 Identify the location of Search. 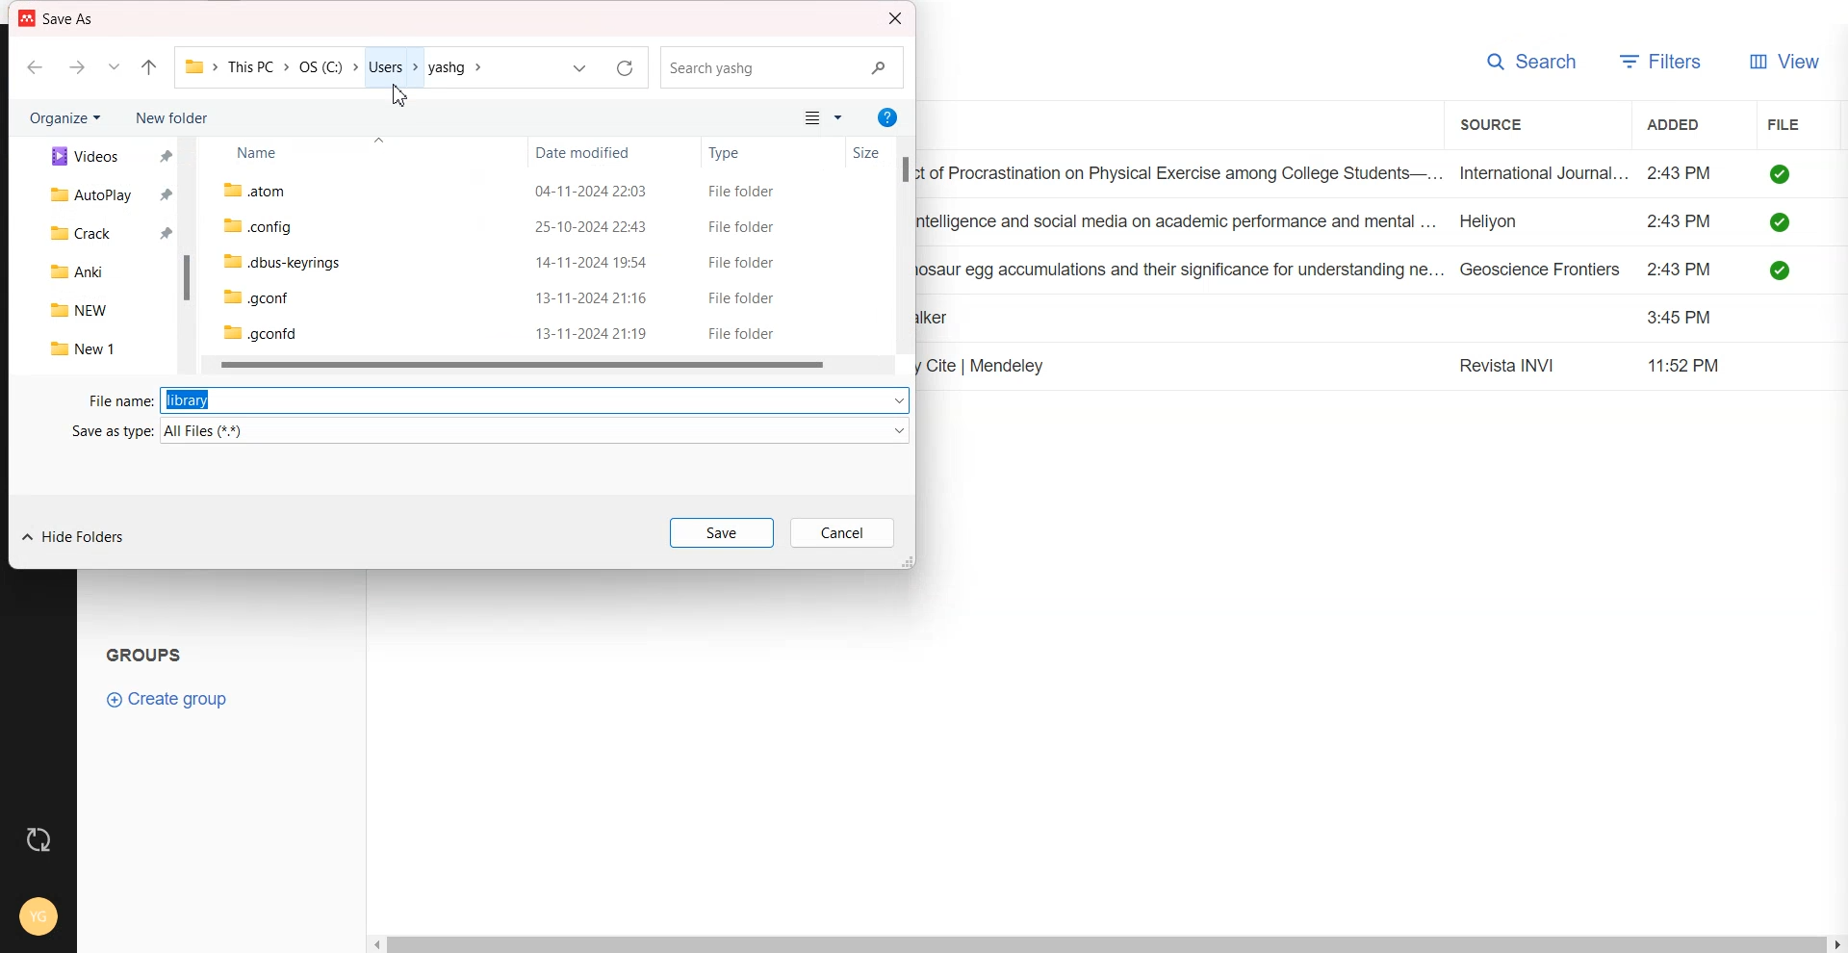
(1532, 63).